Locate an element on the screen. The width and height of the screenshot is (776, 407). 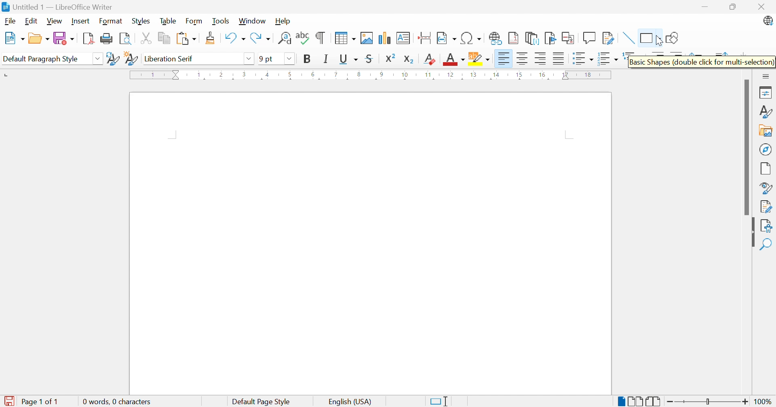
Hide is located at coordinates (752, 233).